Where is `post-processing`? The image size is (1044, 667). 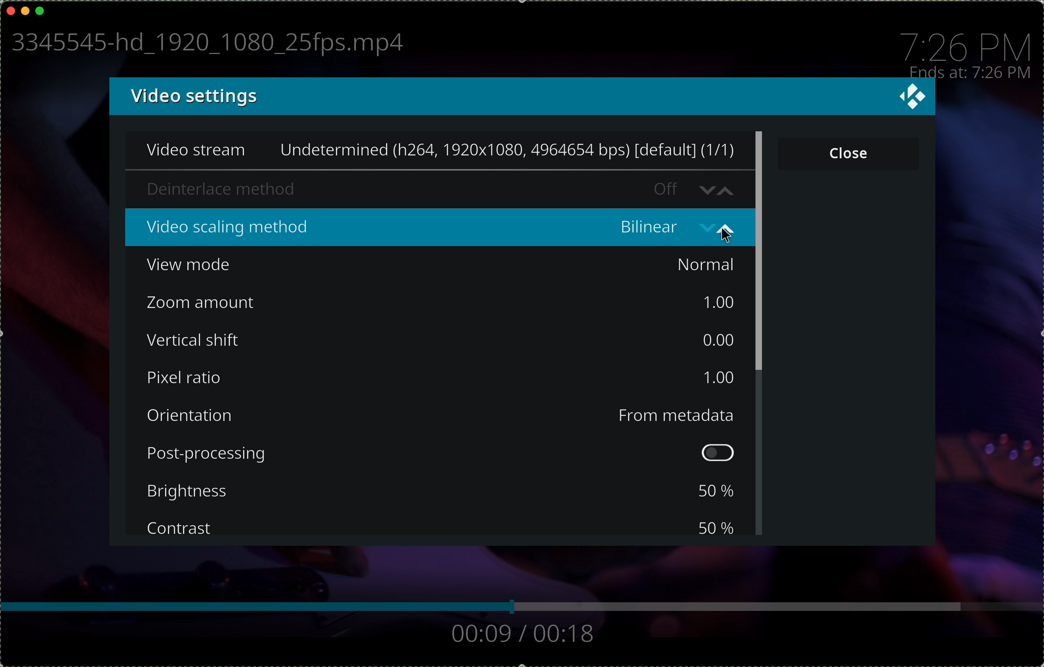 post-processing is located at coordinates (446, 454).